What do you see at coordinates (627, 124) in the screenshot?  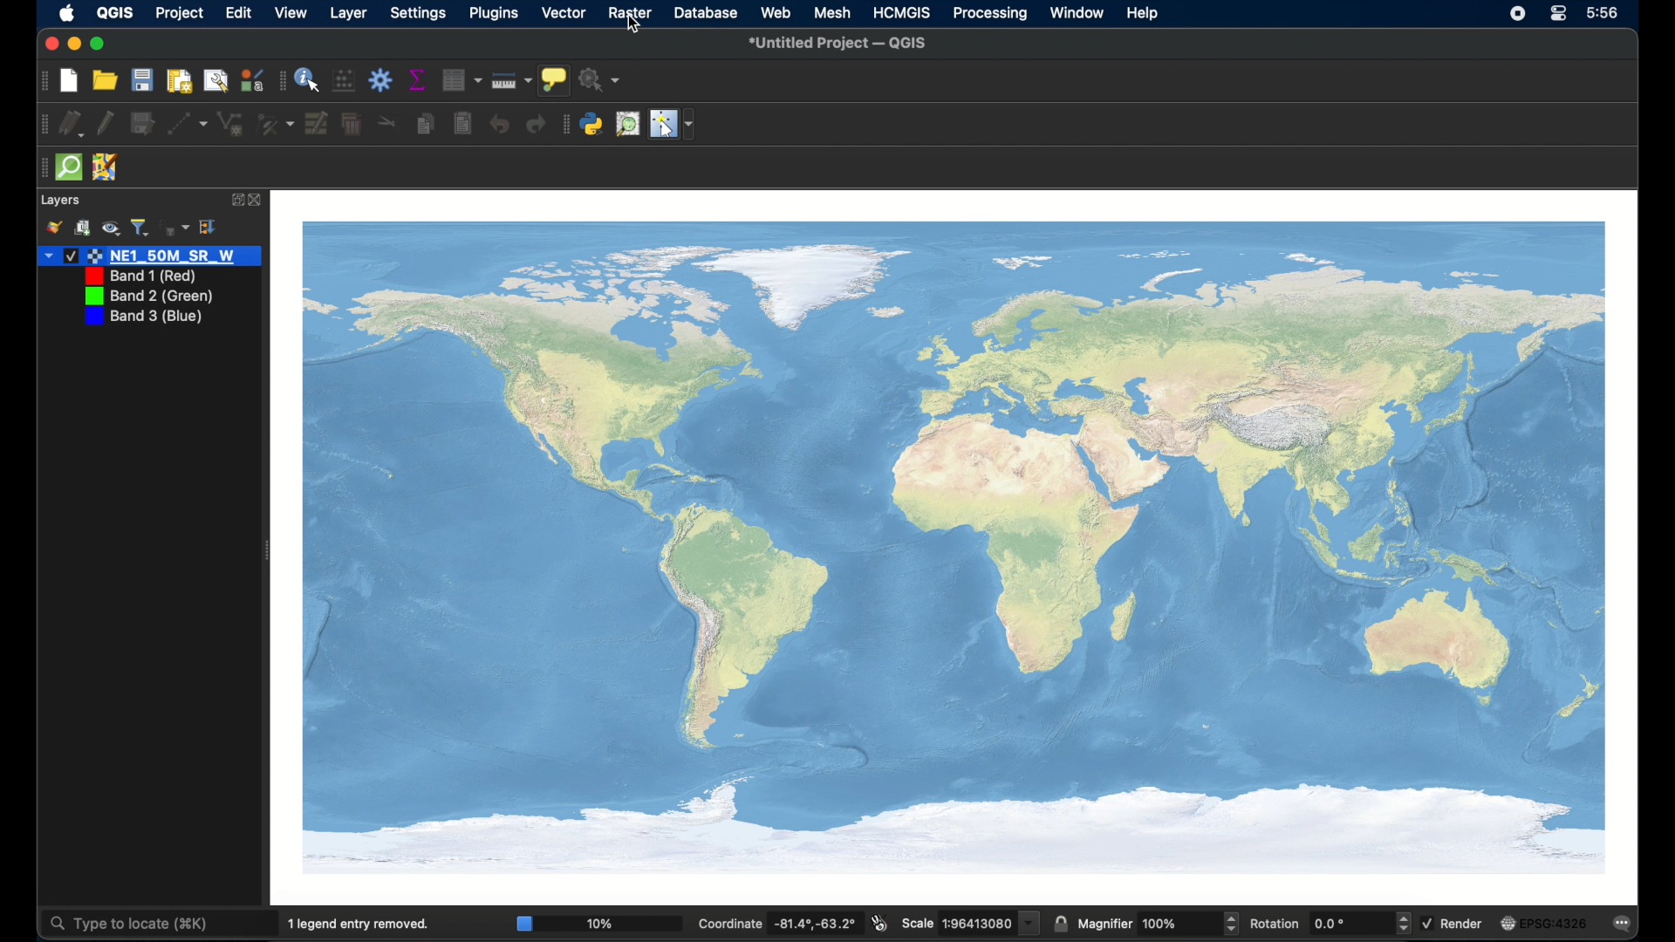 I see `osm place search` at bounding box center [627, 124].